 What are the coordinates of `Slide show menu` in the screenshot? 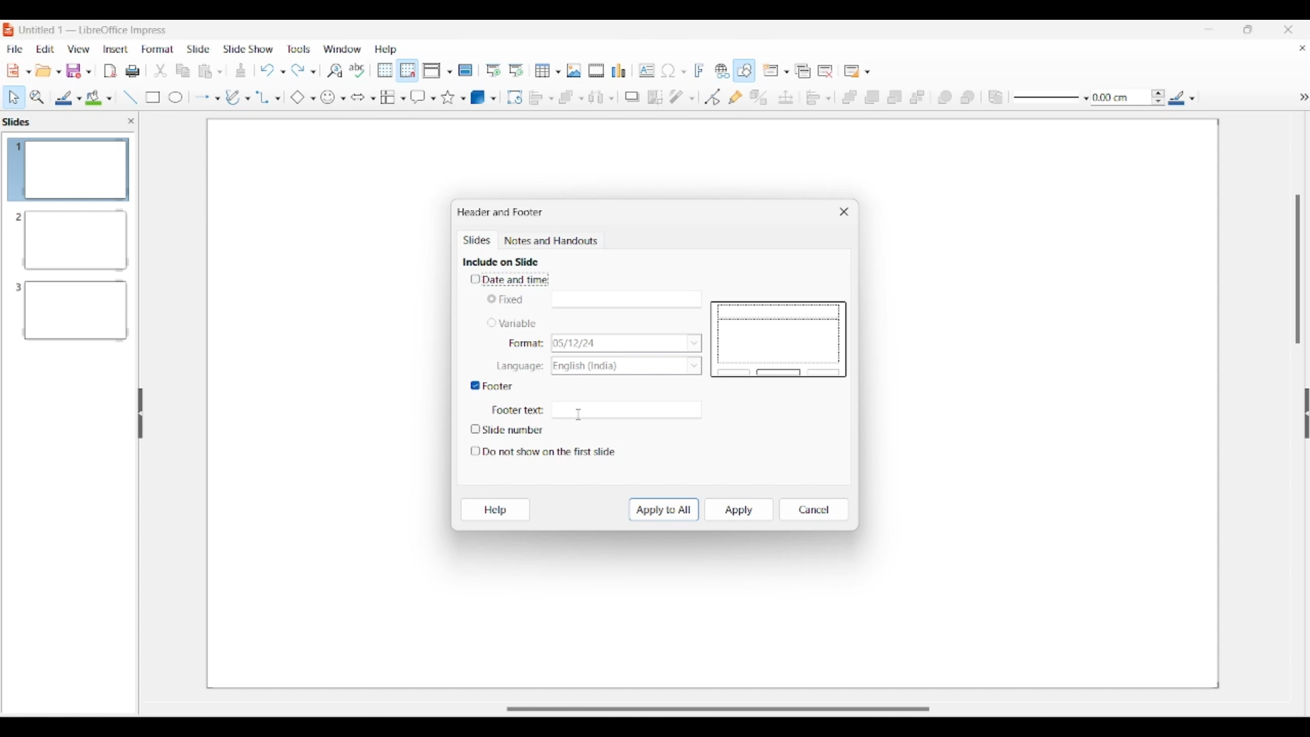 It's located at (248, 49).